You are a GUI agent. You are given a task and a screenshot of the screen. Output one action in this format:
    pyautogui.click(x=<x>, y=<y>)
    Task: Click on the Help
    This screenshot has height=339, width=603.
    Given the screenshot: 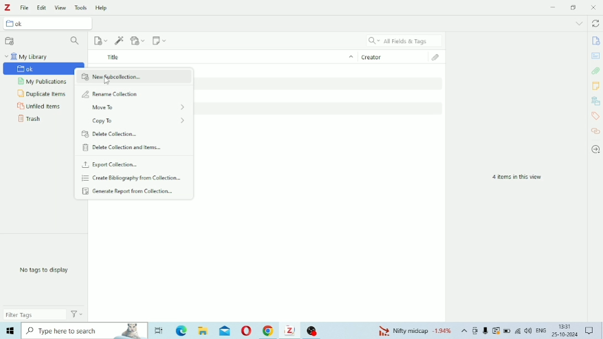 What is the action you would take?
    pyautogui.click(x=102, y=7)
    